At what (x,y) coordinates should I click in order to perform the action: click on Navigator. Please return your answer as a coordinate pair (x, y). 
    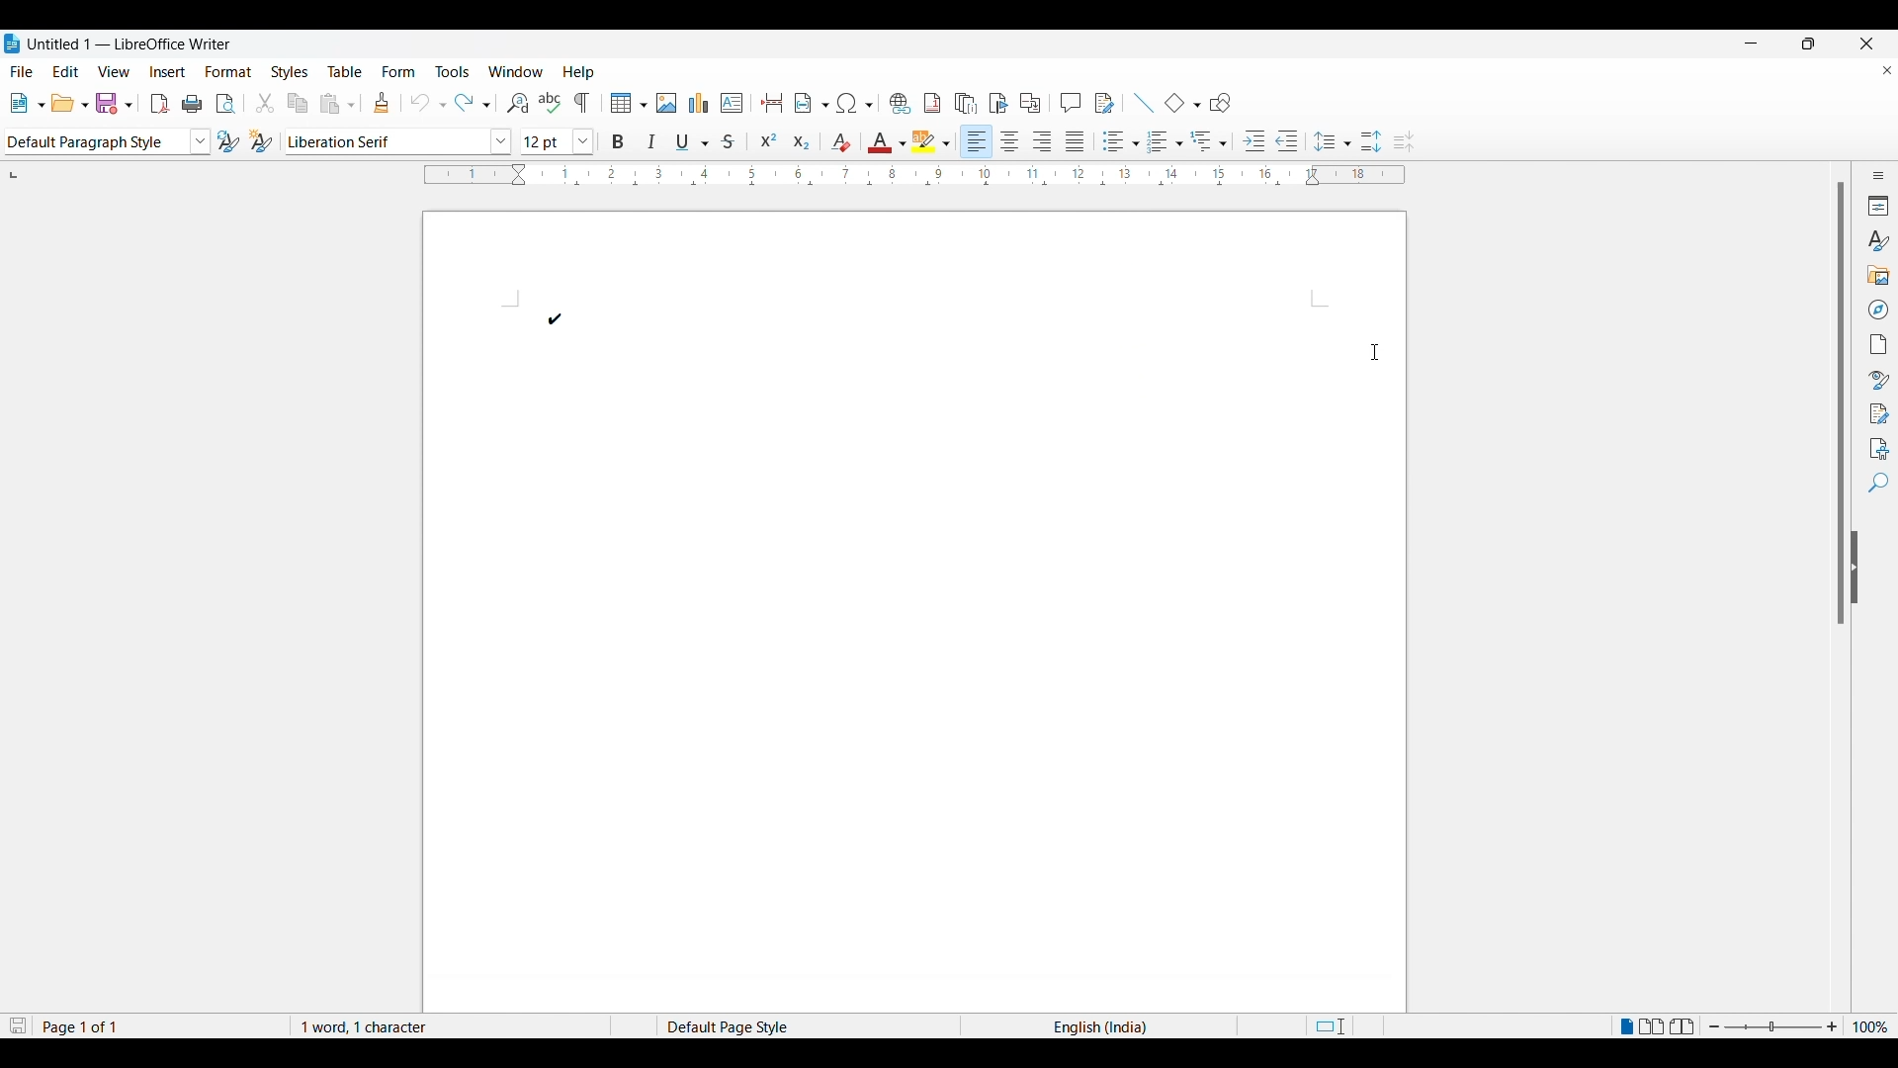
    Looking at the image, I should click on (1875, 308).